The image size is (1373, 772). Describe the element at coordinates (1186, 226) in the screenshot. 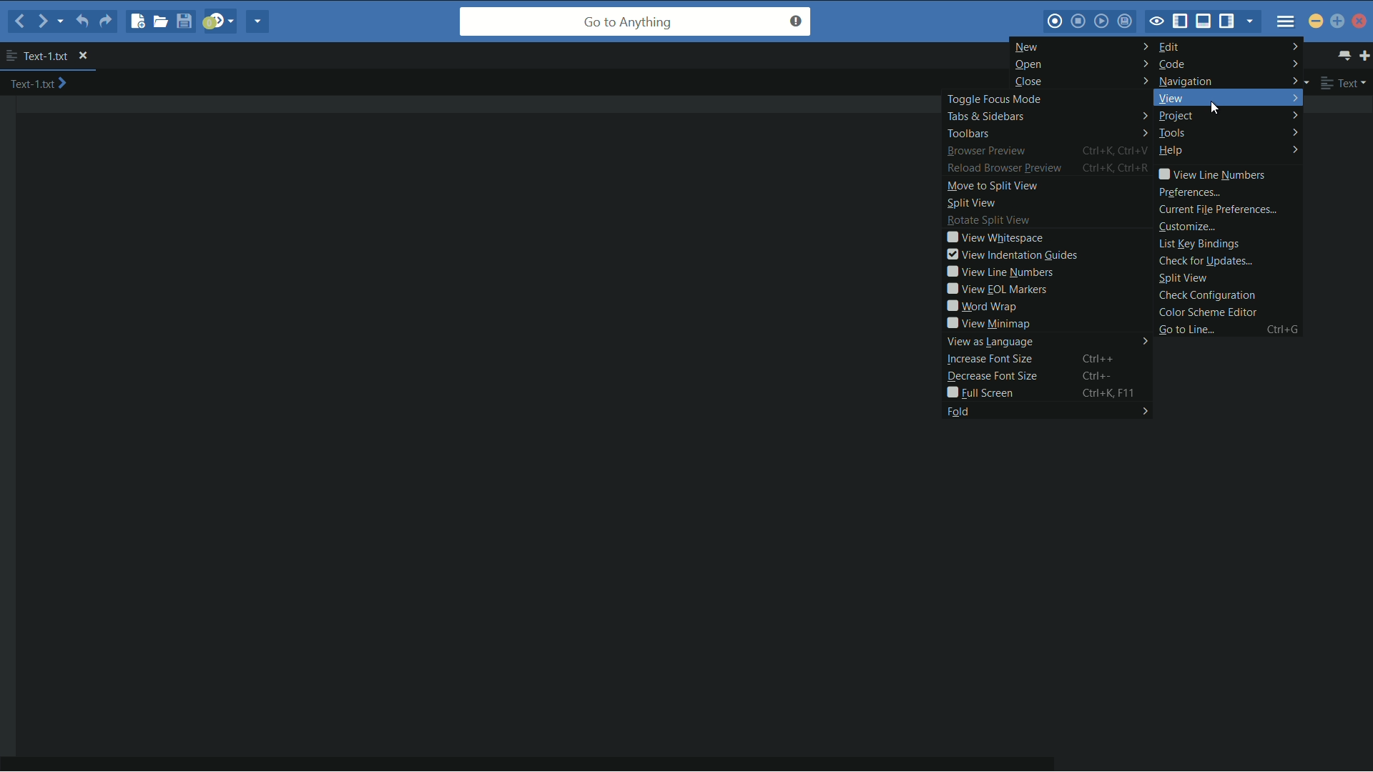

I see `customize` at that location.